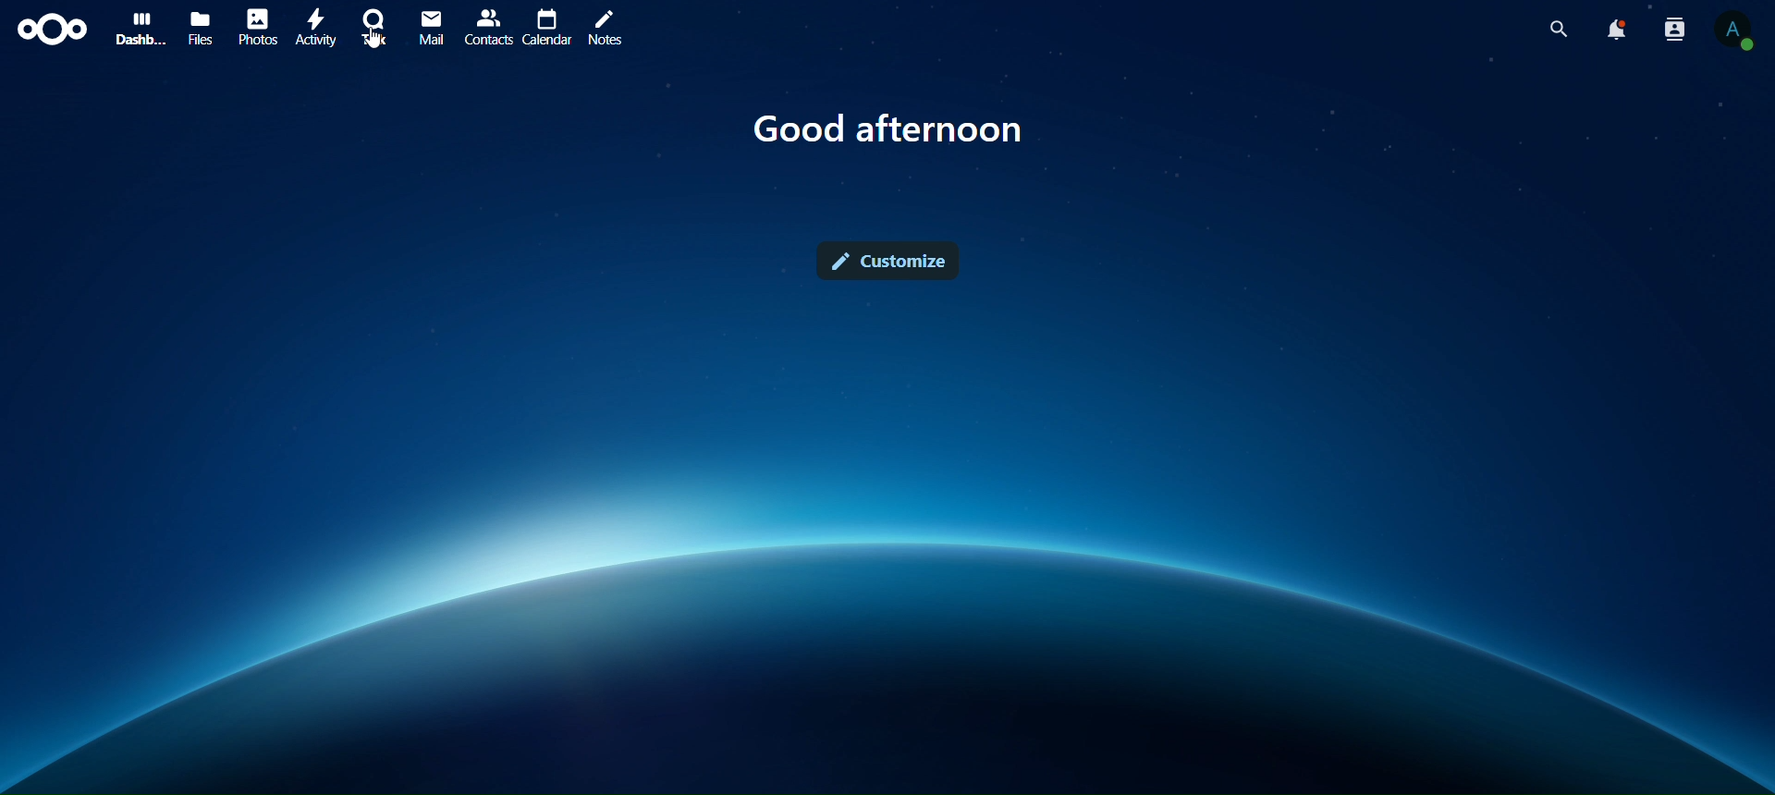 The width and height of the screenshot is (1775, 795). What do you see at coordinates (316, 28) in the screenshot?
I see `activity` at bounding box center [316, 28].